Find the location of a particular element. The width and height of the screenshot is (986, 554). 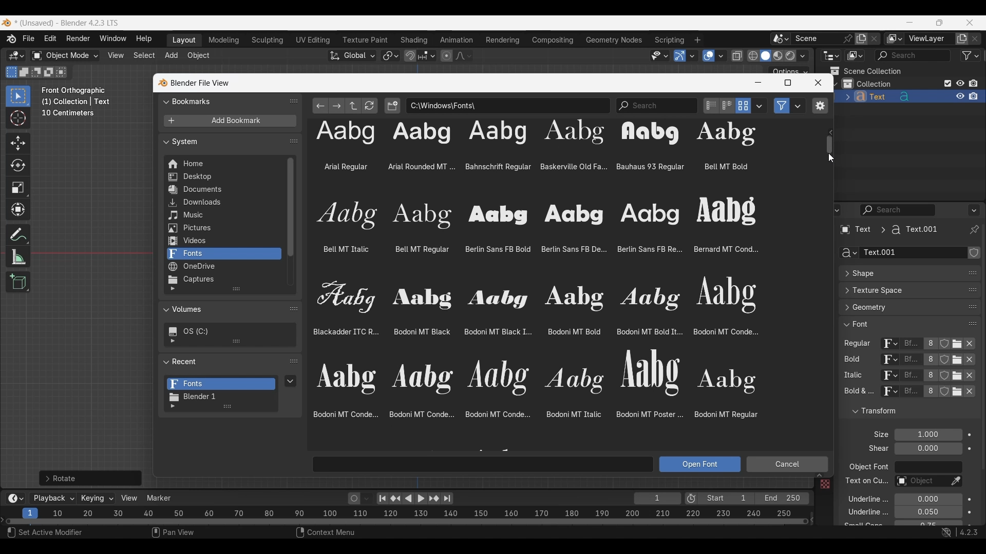

Overlays is located at coordinates (720, 56).